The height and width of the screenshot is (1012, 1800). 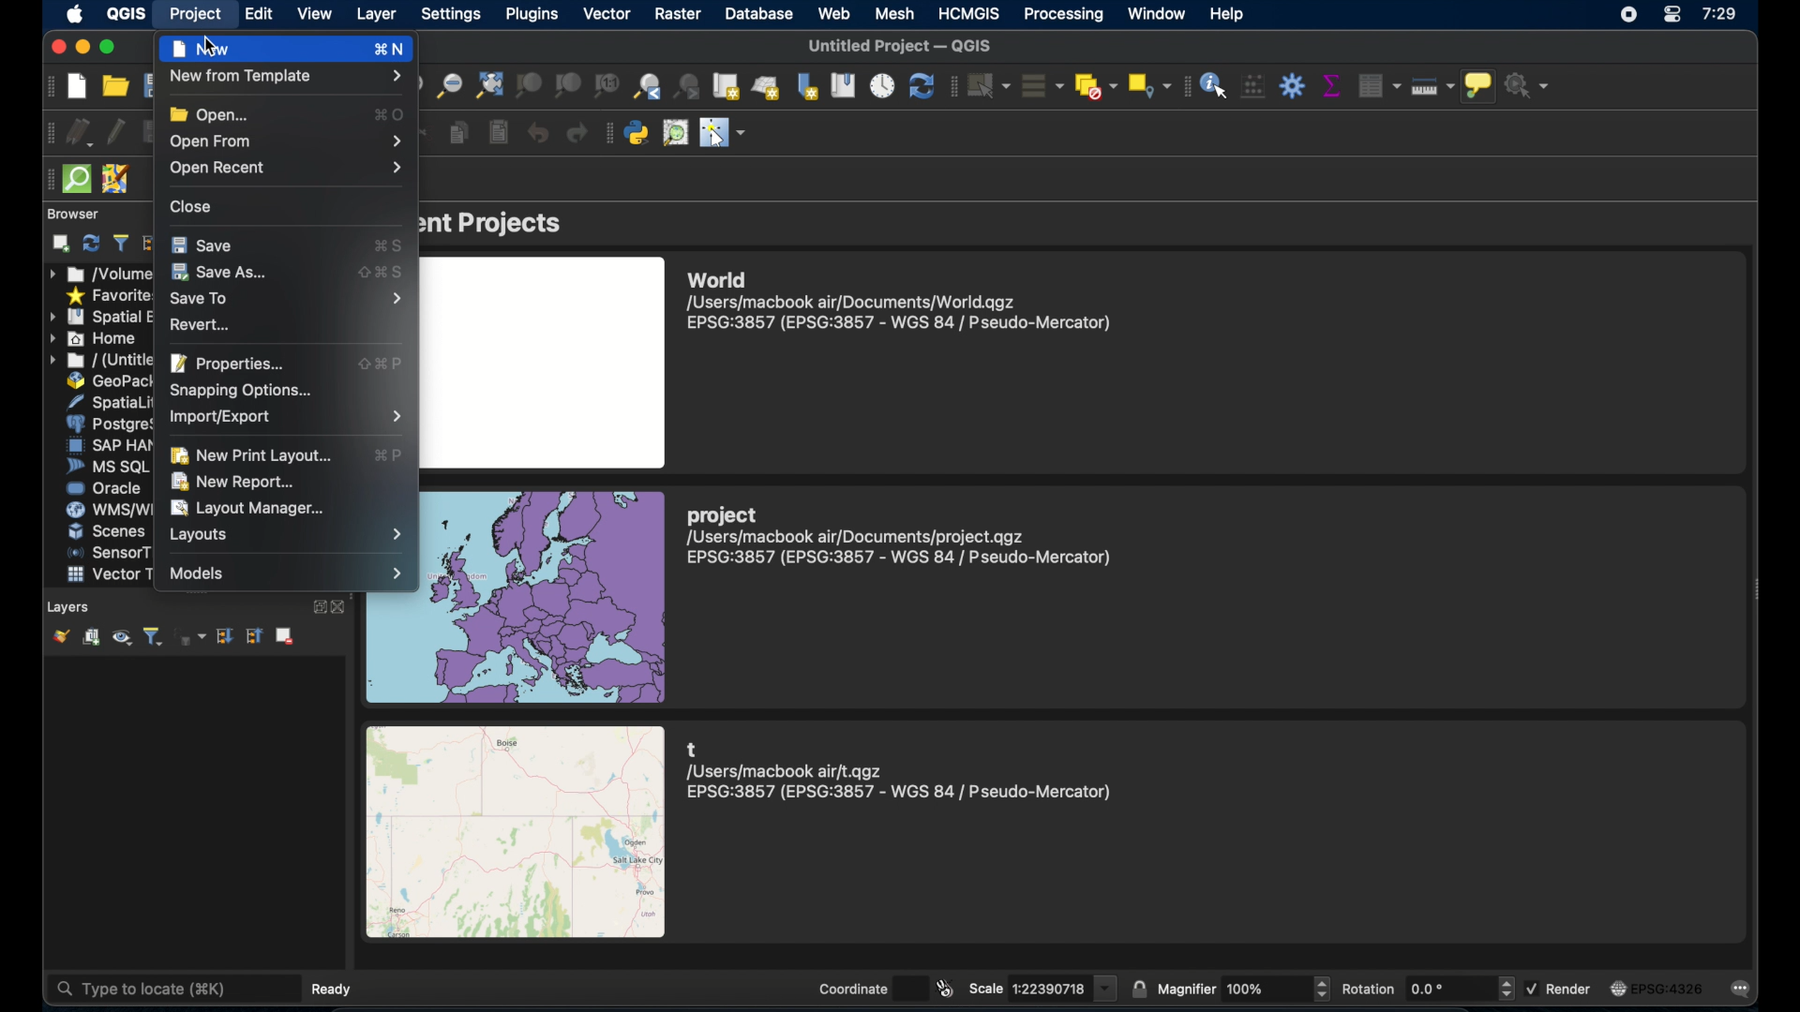 What do you see at coordinates (1061, 13) in the screenshot?
I see `processing` at bounding box center [1061, 13].